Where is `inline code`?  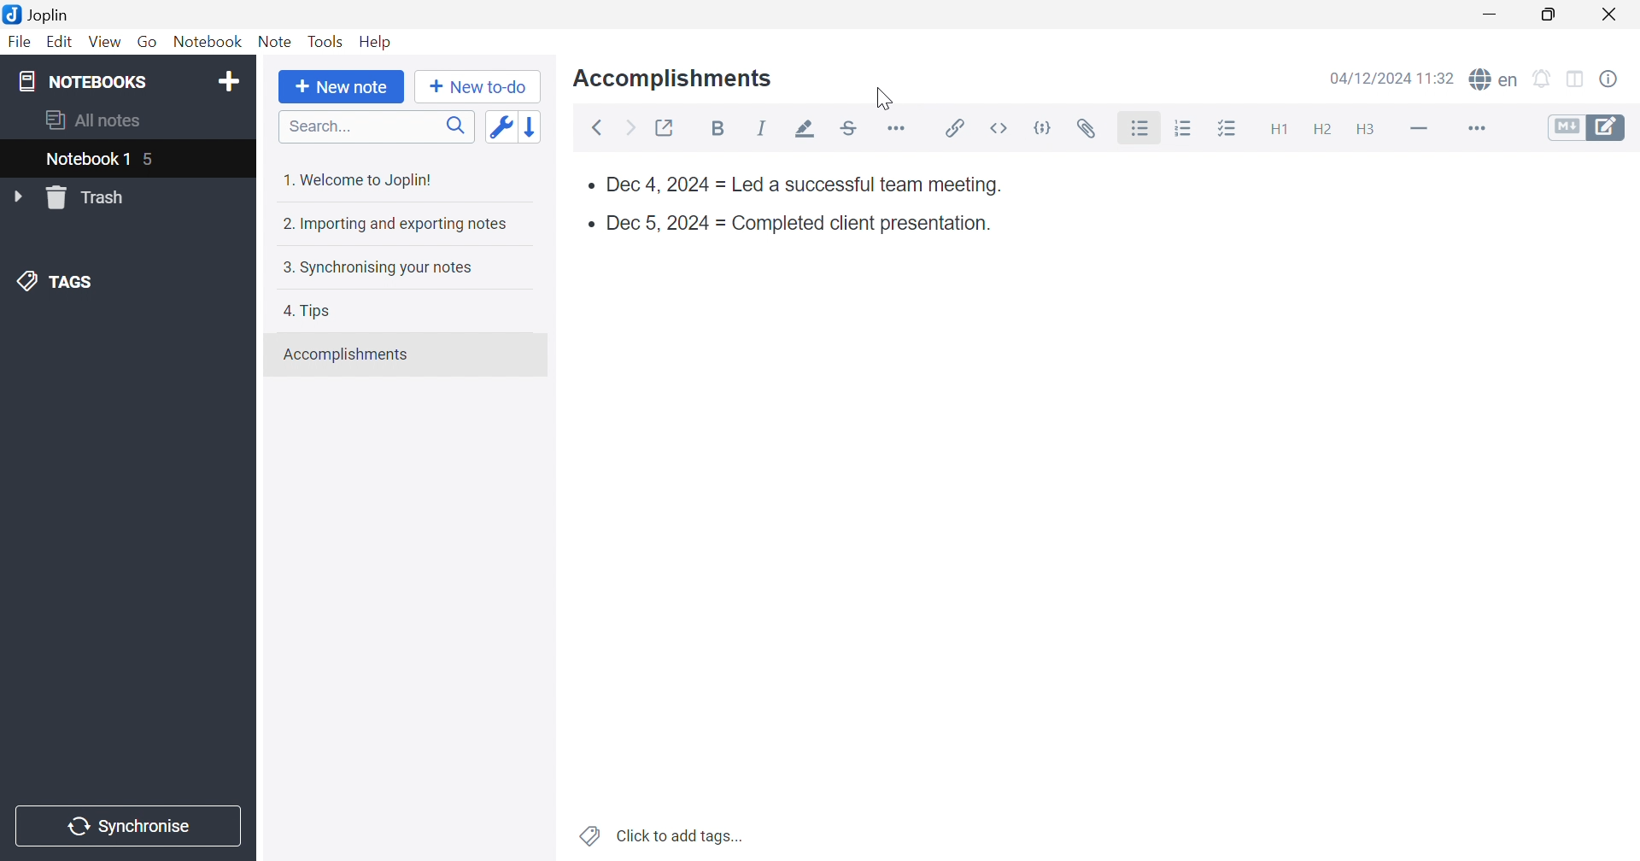 inline code is located at coordinates (1000, 128).